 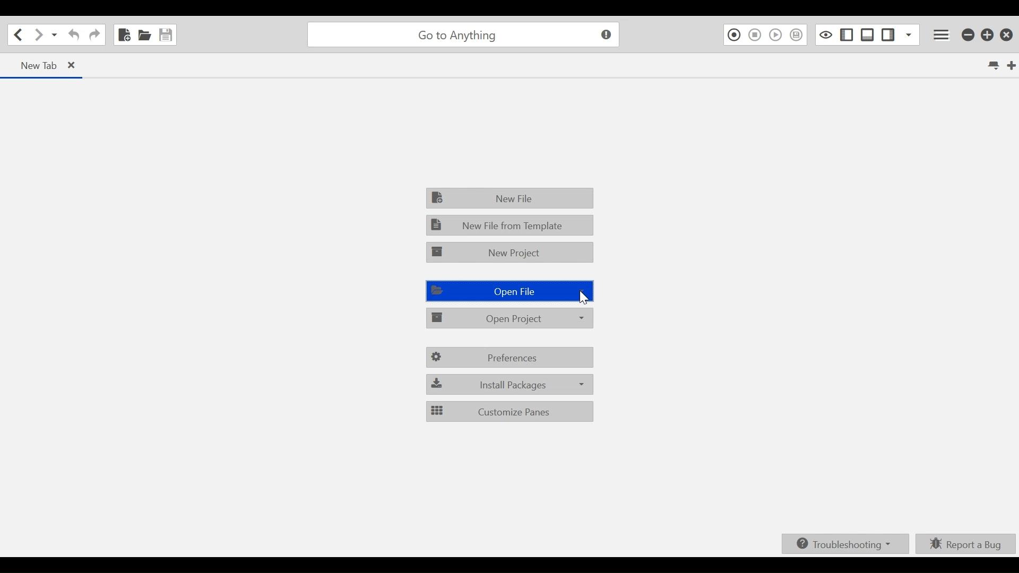 What do you see at coordinates (754, 35) in the screenshot?
I see `Stop Recording Macro` at bounding box center [754, 35].